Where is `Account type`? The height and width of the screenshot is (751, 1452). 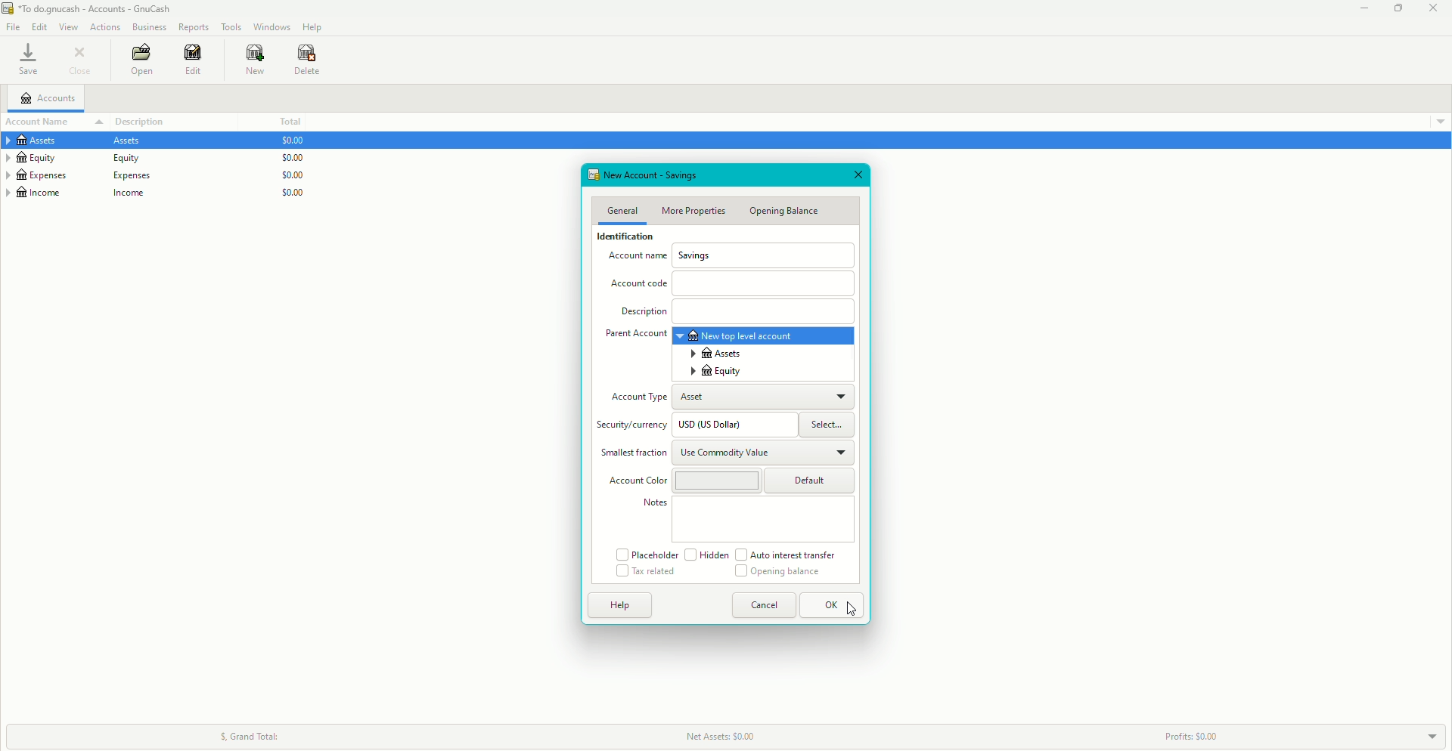
Account type is located at coordinates (638, 399).